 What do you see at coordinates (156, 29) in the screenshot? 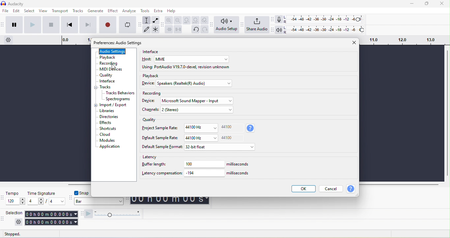
I see `multi tool` at bounding box center [156, 29].